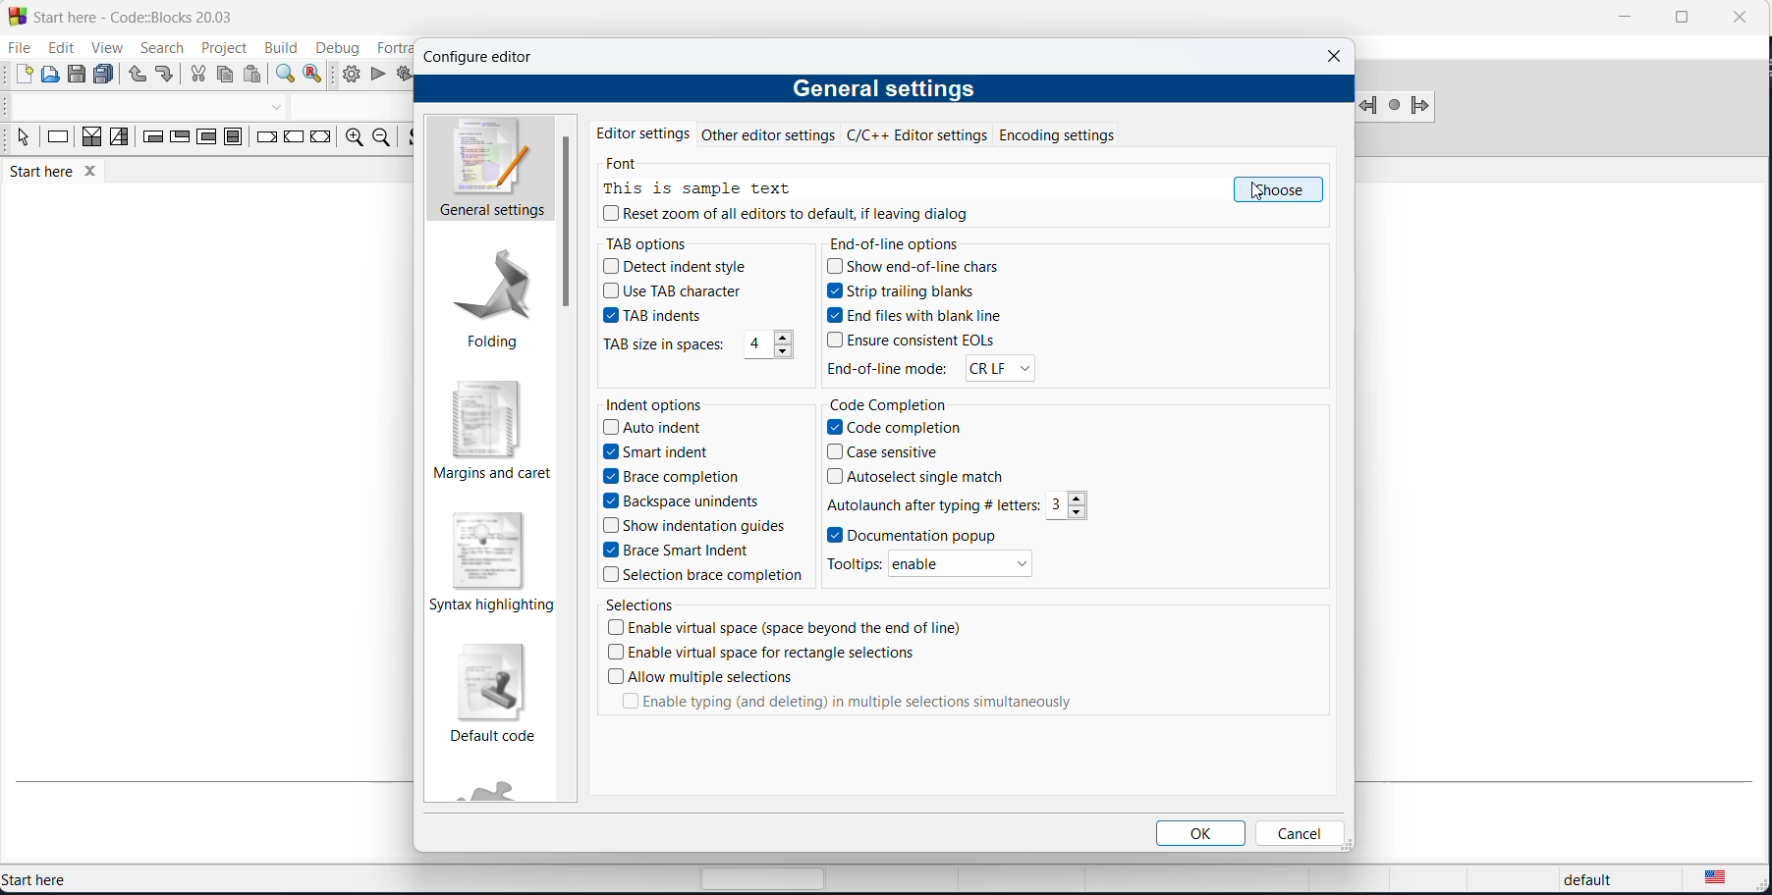 The width and height of the screenshot is (1772, 895). What do you see at coordinates (18, 48) in the screenshot?
I see `file` at bounding box center [18, 48].